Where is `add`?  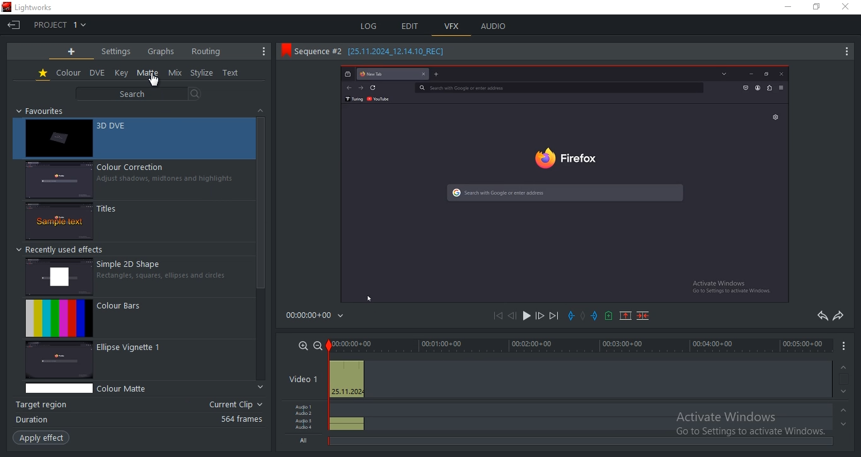 add is located at coordinates (72, 52).